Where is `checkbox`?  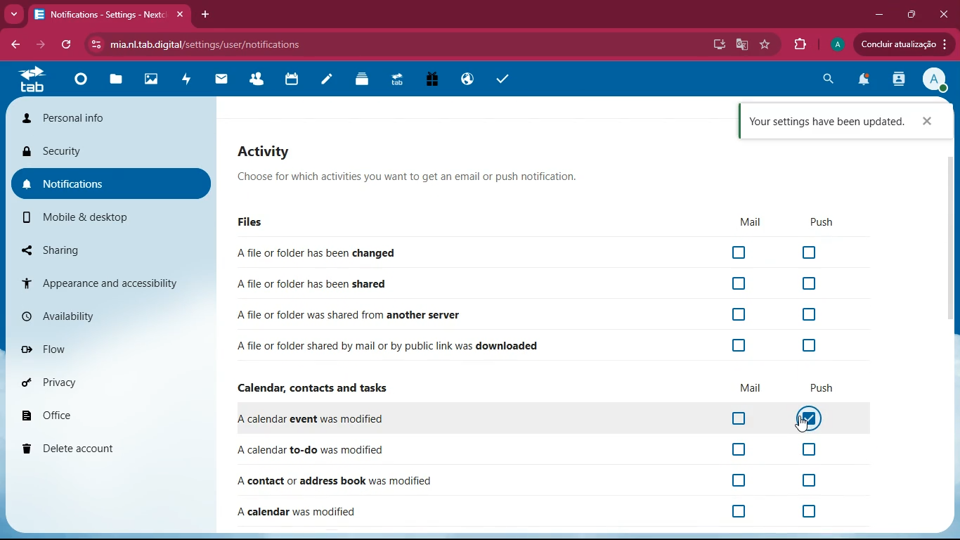
checkbox is located at coordinates (738, 283).